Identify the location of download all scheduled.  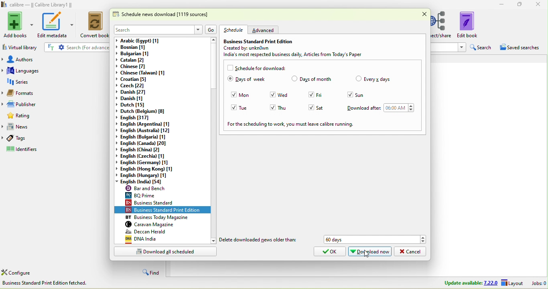
(166, 252).